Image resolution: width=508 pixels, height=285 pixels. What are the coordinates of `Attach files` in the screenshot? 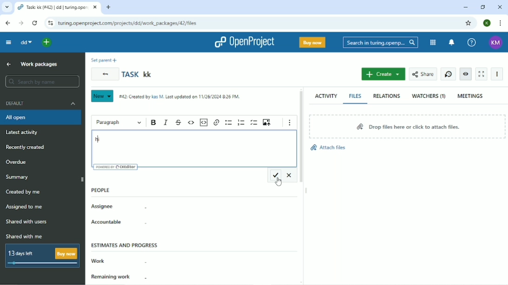 It's located at (330, 148).